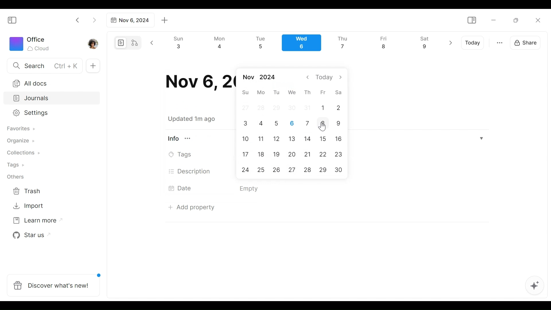 Image resolution: width=551 pixels, height=310 pixels. What do you see at coordinates (546, 163) in the screenshot?
I see `vertical scrollbar` at bounding box center [546, 163].